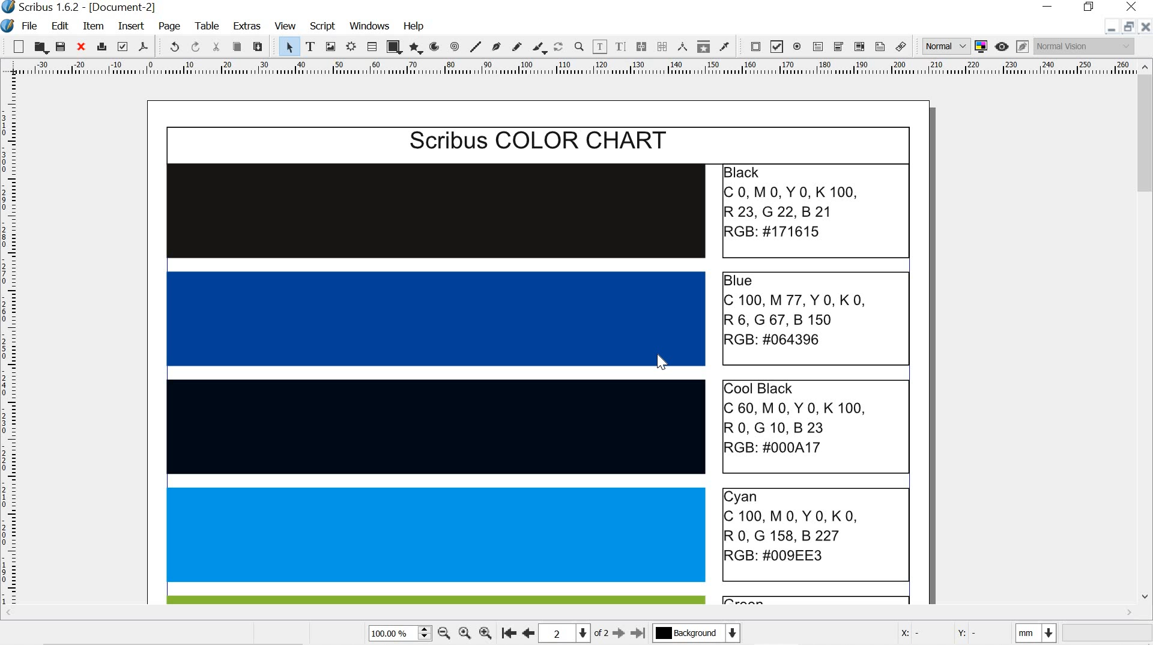 Image resolution: width=1153 pixels, height=645 pixels. I want to click on preview mode, so click(1003, 46).